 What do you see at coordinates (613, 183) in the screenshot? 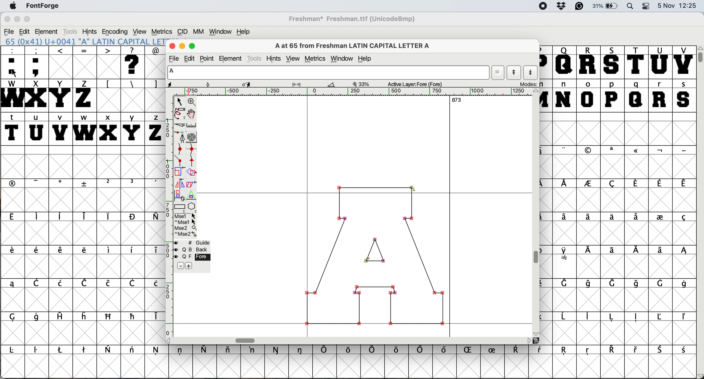
I see `symbol` at bounding box center [613, 183].